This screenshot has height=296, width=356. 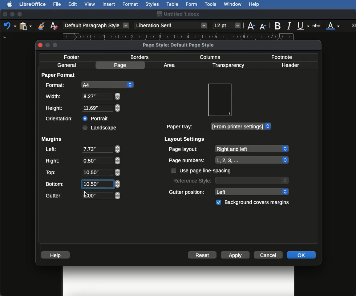 I want to click on Insert, so click(x=109, y=4).